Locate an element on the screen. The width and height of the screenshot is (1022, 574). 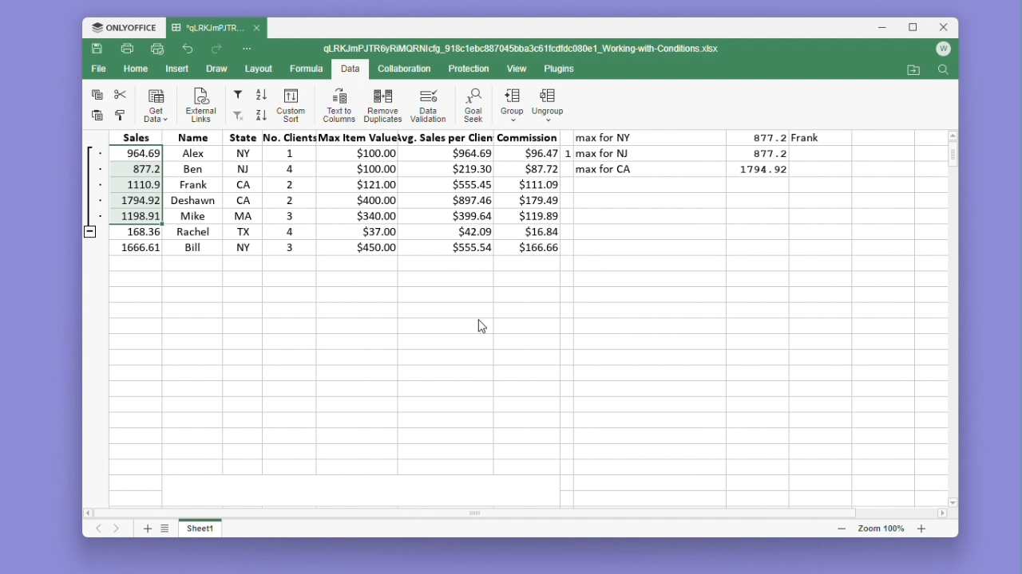
Close is located at coordinates (945, 28).